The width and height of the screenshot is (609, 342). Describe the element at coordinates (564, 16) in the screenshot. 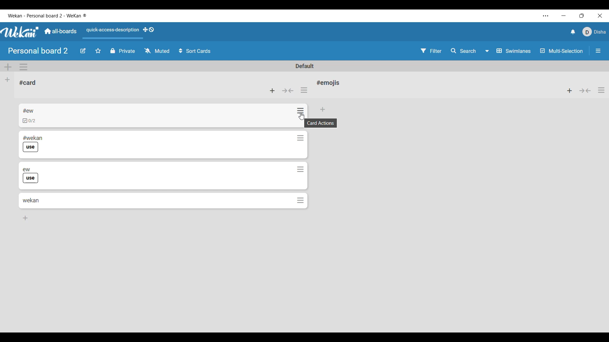

I see `Minimize` at that location.